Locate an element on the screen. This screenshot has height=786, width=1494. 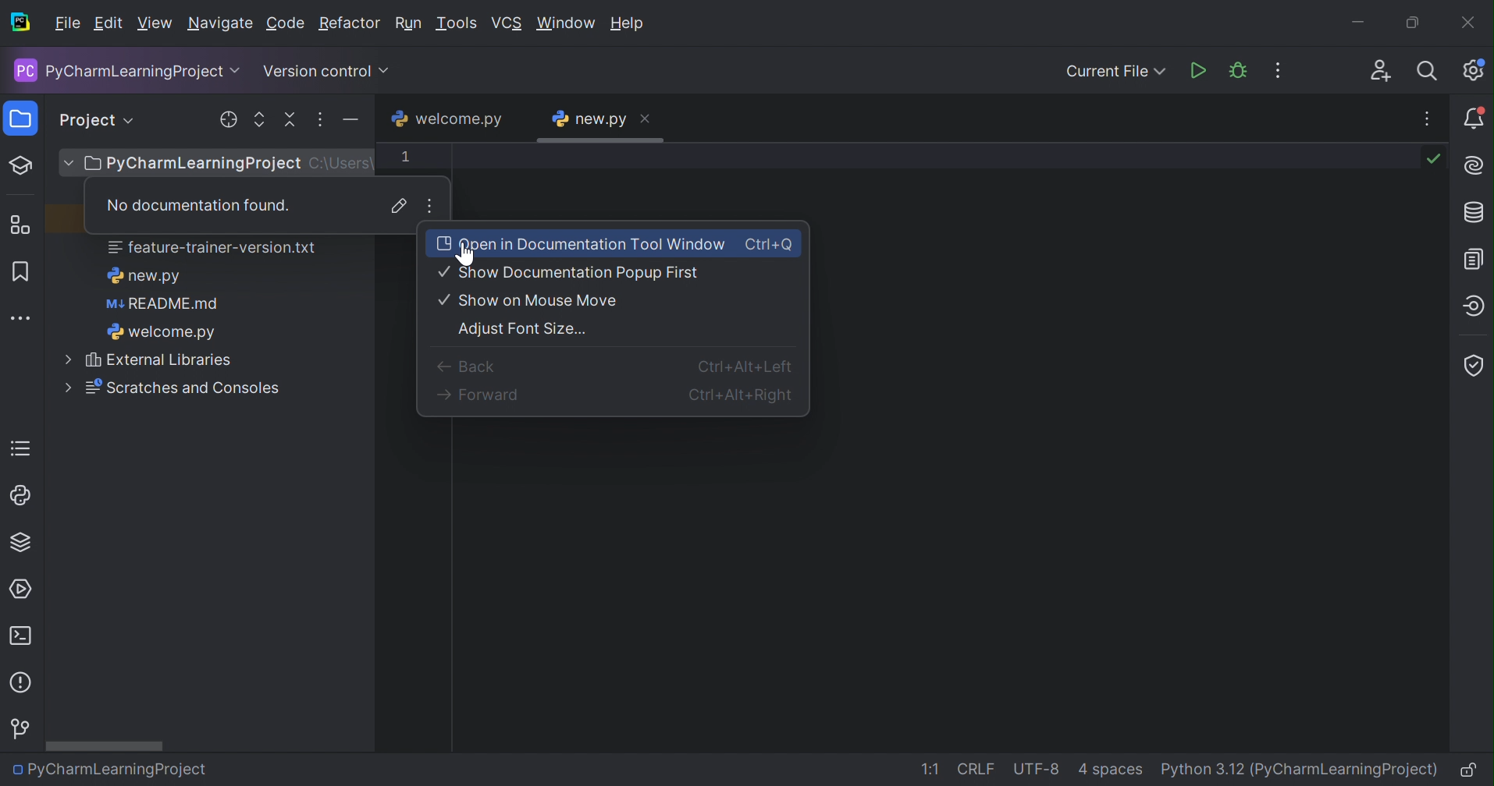
No problems found is located at coordinates (1435, 159).